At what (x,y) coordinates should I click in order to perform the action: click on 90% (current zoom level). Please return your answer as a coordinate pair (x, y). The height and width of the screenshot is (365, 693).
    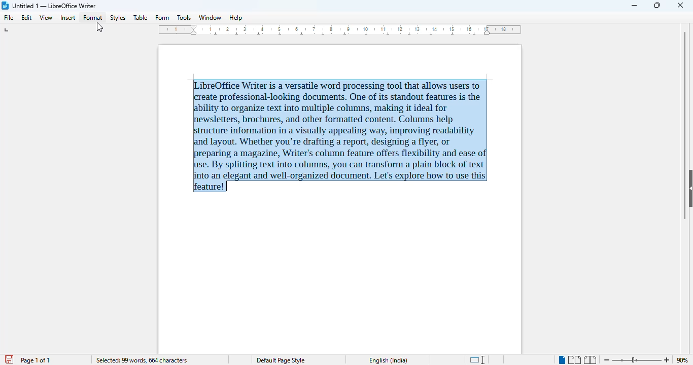
    Looking at the image, I should click on (684, 359).